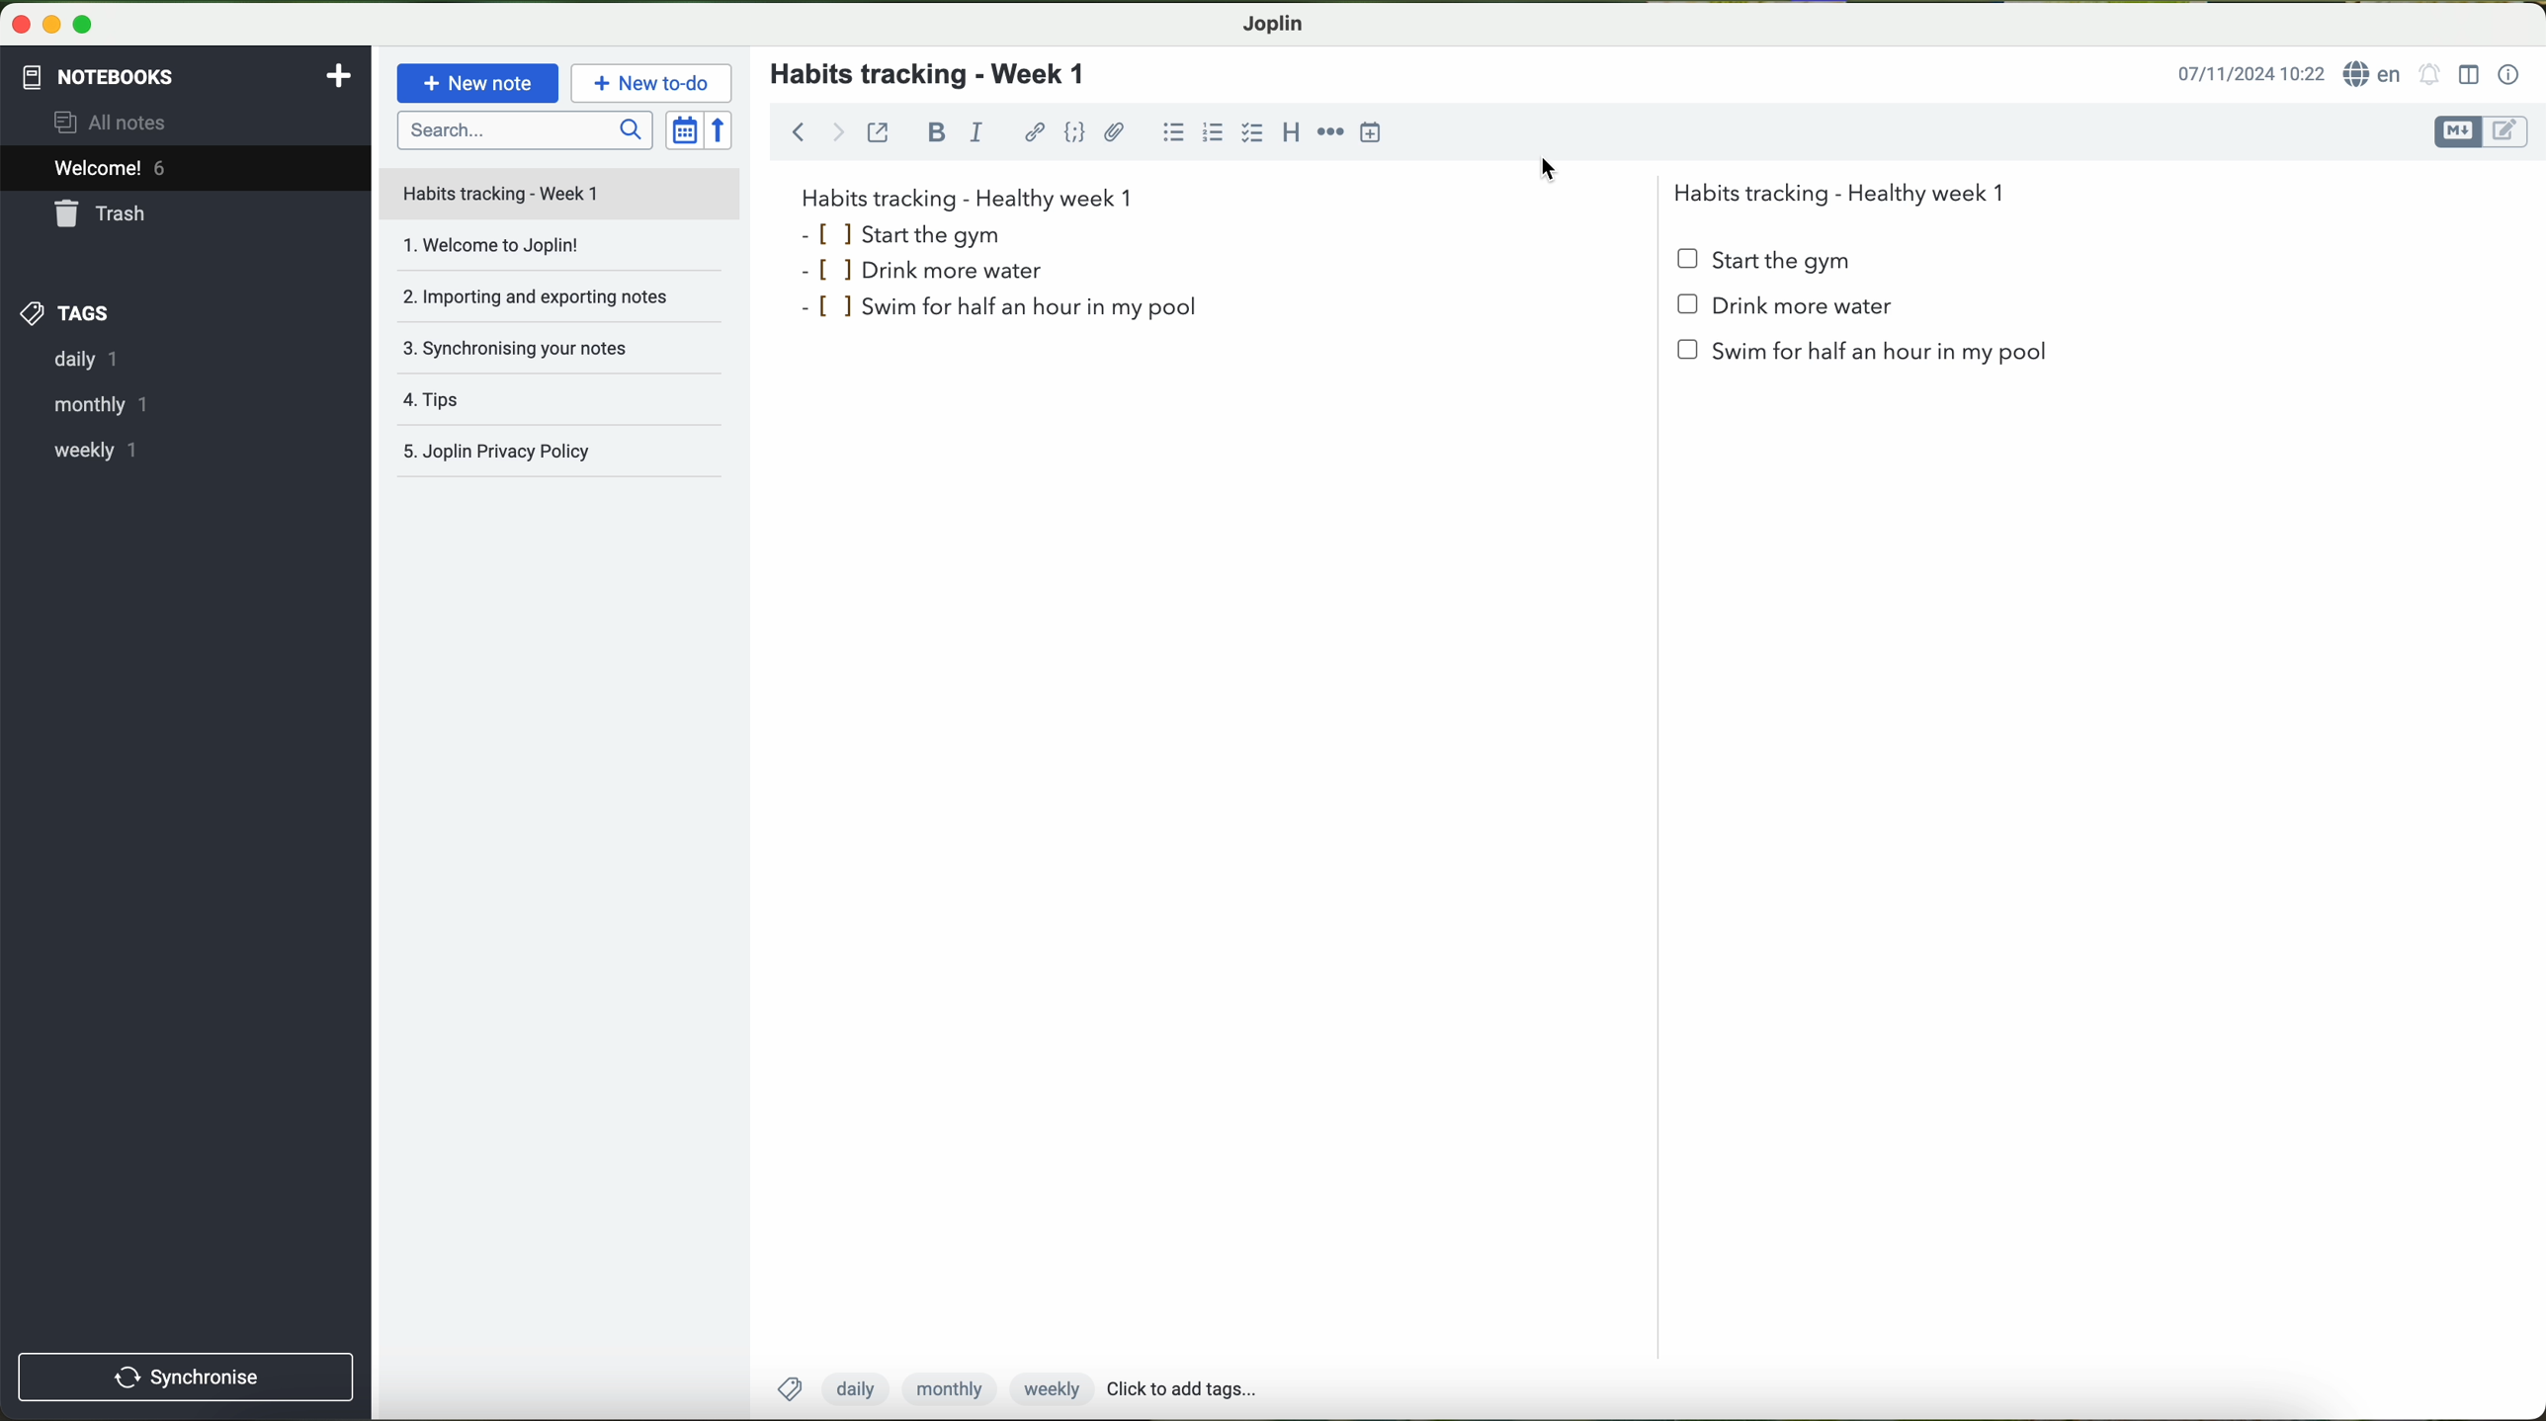  What do you see at coordinates (944, 271) in the screenshot?
I see `drink more water` at bounding box center [944, 271].